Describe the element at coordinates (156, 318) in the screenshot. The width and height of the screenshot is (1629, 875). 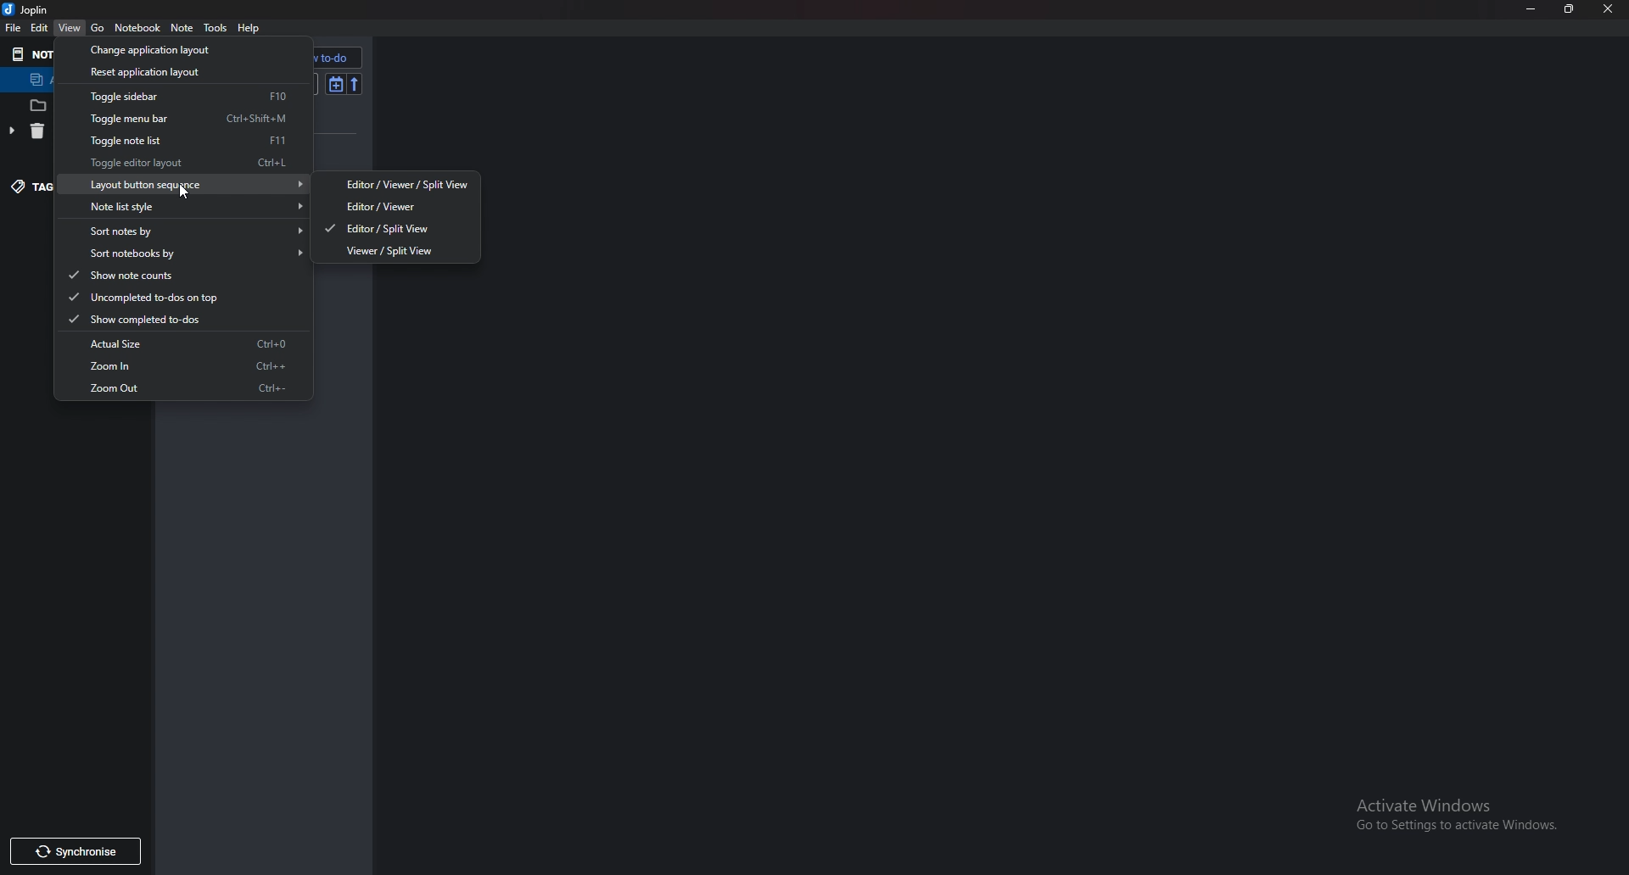
I see `Show completed to-dos` at that location.